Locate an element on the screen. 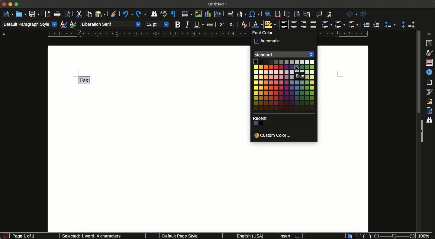 The height and width of the screenshot is (239, 435). Insert image is located at coordinates (199, 14).